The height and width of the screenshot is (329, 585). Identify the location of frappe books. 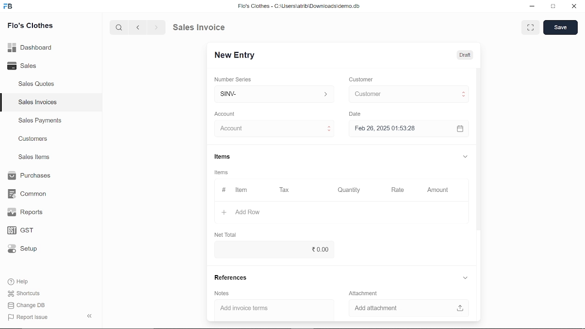
(8, 7).